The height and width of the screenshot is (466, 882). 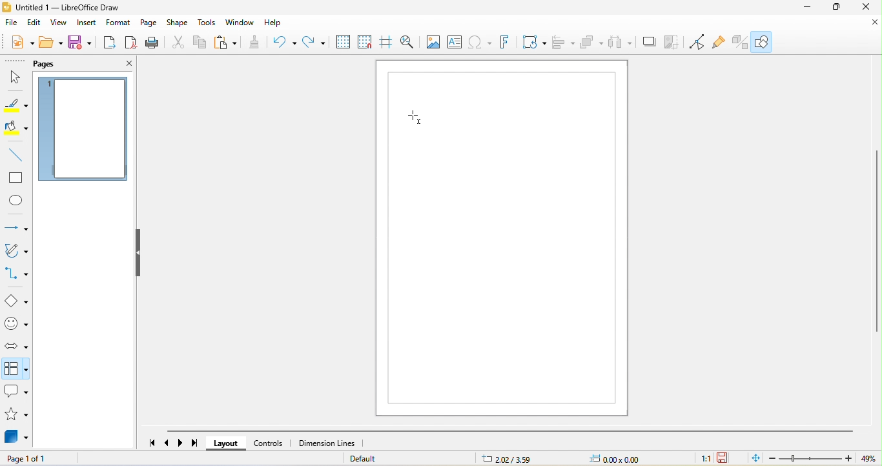 What do you see at coordinates (183, 442) in the screenshot?
I see `scroll to next page` at bounding box center [183, 442].